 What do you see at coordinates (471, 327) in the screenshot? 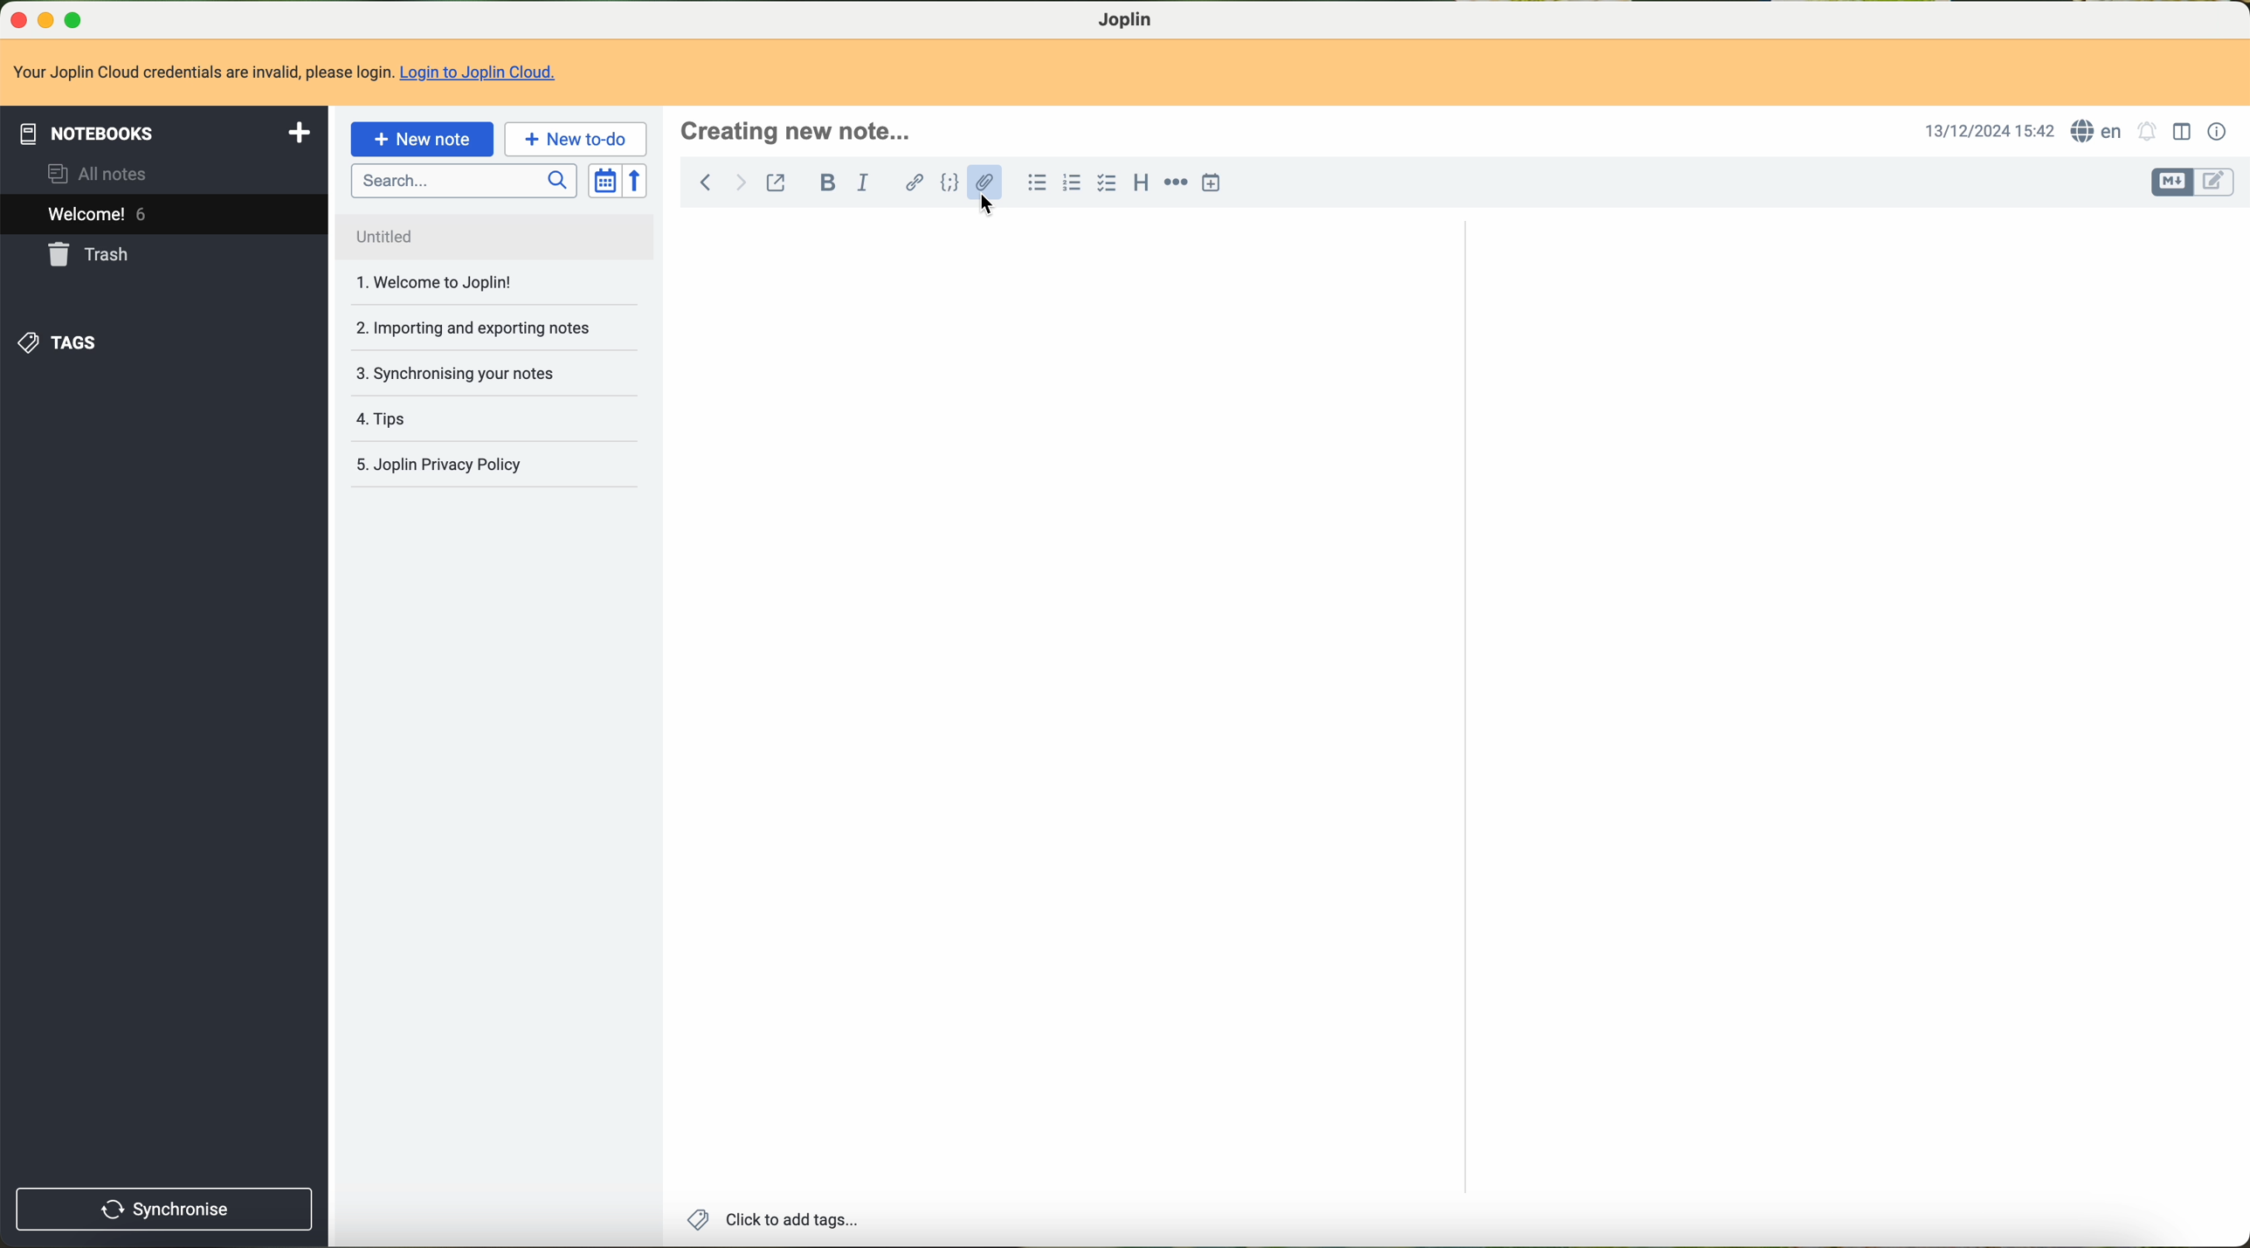
I see `importing and exporting notes` at bounding box center [471, 327].